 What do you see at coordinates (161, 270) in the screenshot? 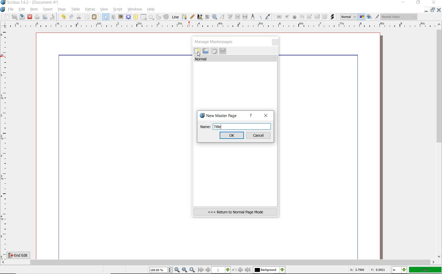
I see `100.00%` at bounding box center [161, 270].